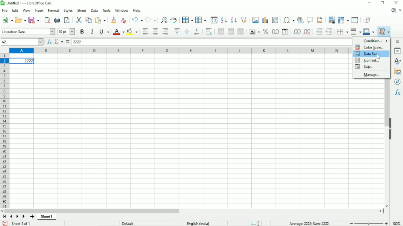 The width and height of the screenshot is (403, 226). Describe the element at coordinates (369, 47) in the screenshot. I see `Color scale` at that location.